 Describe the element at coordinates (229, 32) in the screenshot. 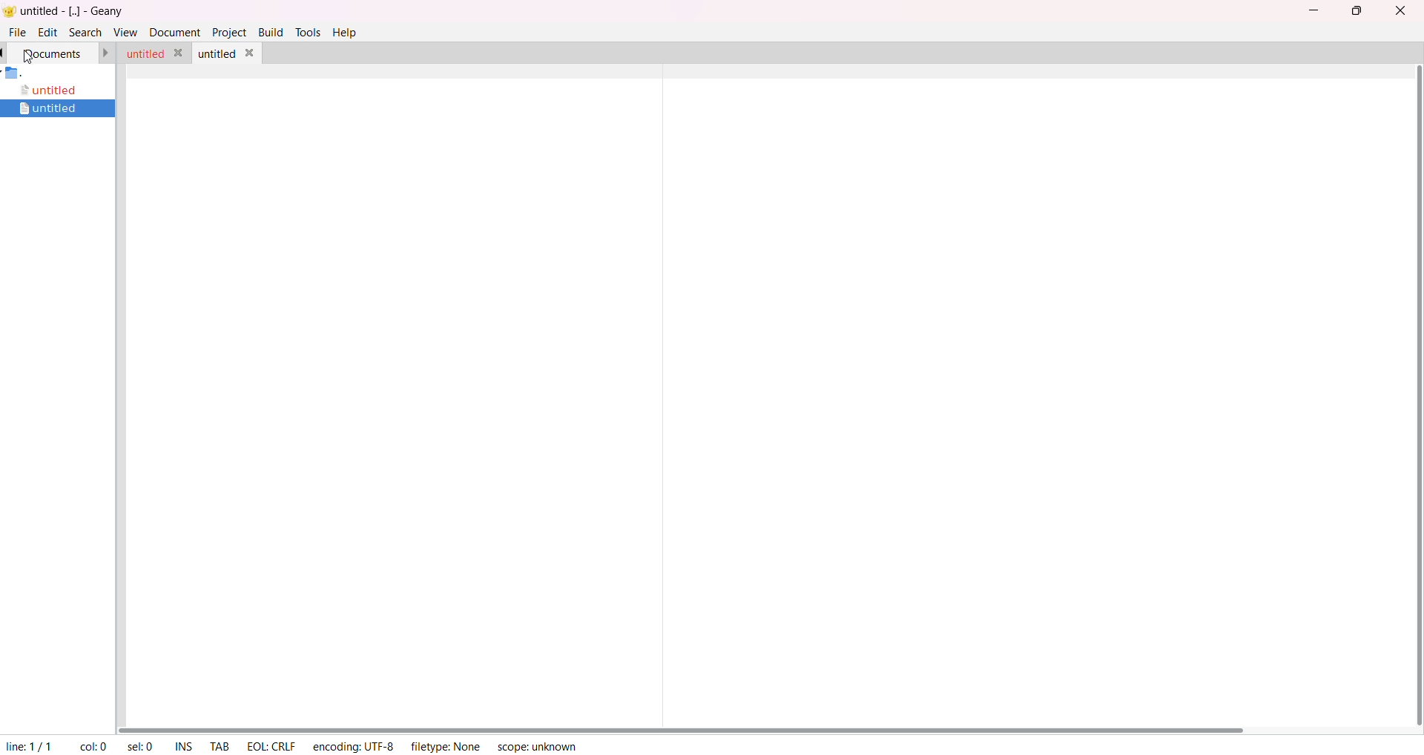

I see `project` at that location.